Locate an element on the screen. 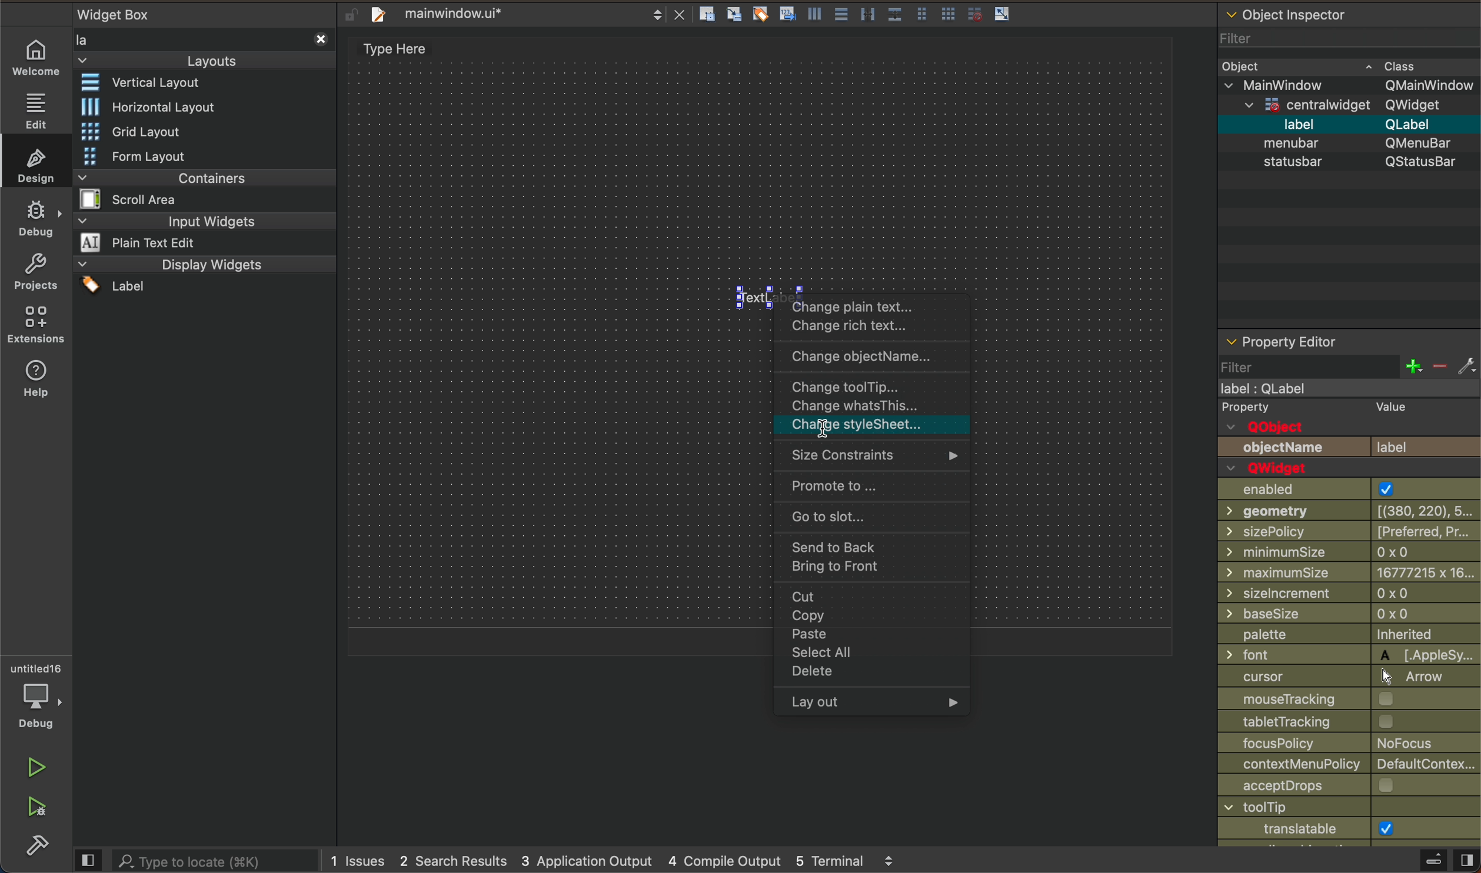 The height and width of the screenshot is (873, 1481). cursor is located at coordinates (820, 435).